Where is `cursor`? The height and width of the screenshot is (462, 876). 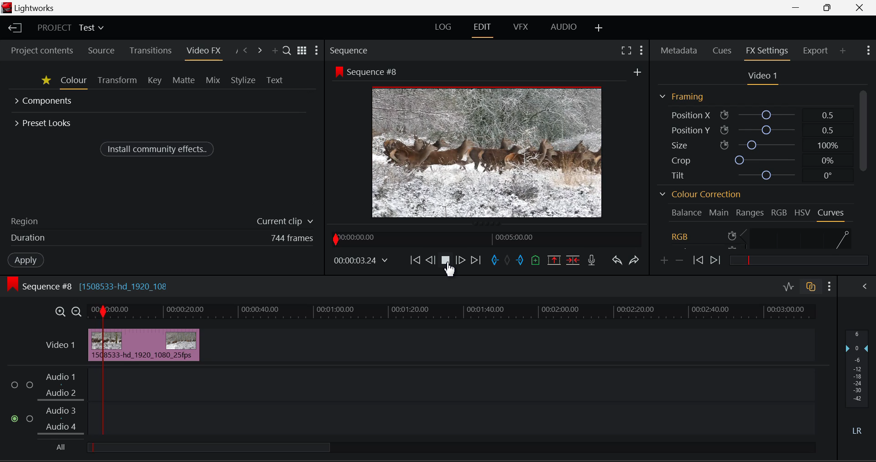 cursor is located at coordinates (451, 269).